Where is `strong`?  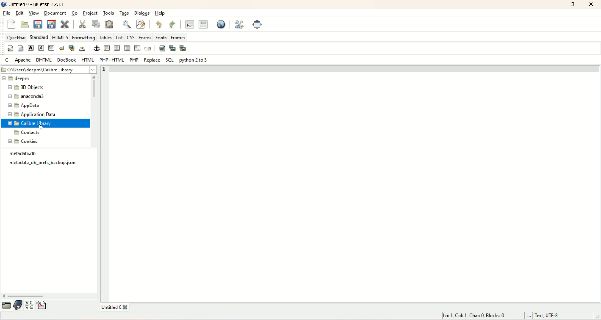 strong is located at coordinates (30, 48).